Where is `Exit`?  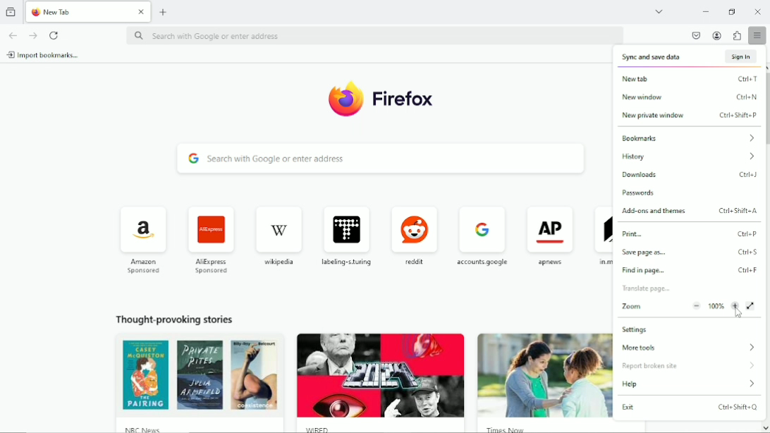 Exit is located at coordinates (692, 408).